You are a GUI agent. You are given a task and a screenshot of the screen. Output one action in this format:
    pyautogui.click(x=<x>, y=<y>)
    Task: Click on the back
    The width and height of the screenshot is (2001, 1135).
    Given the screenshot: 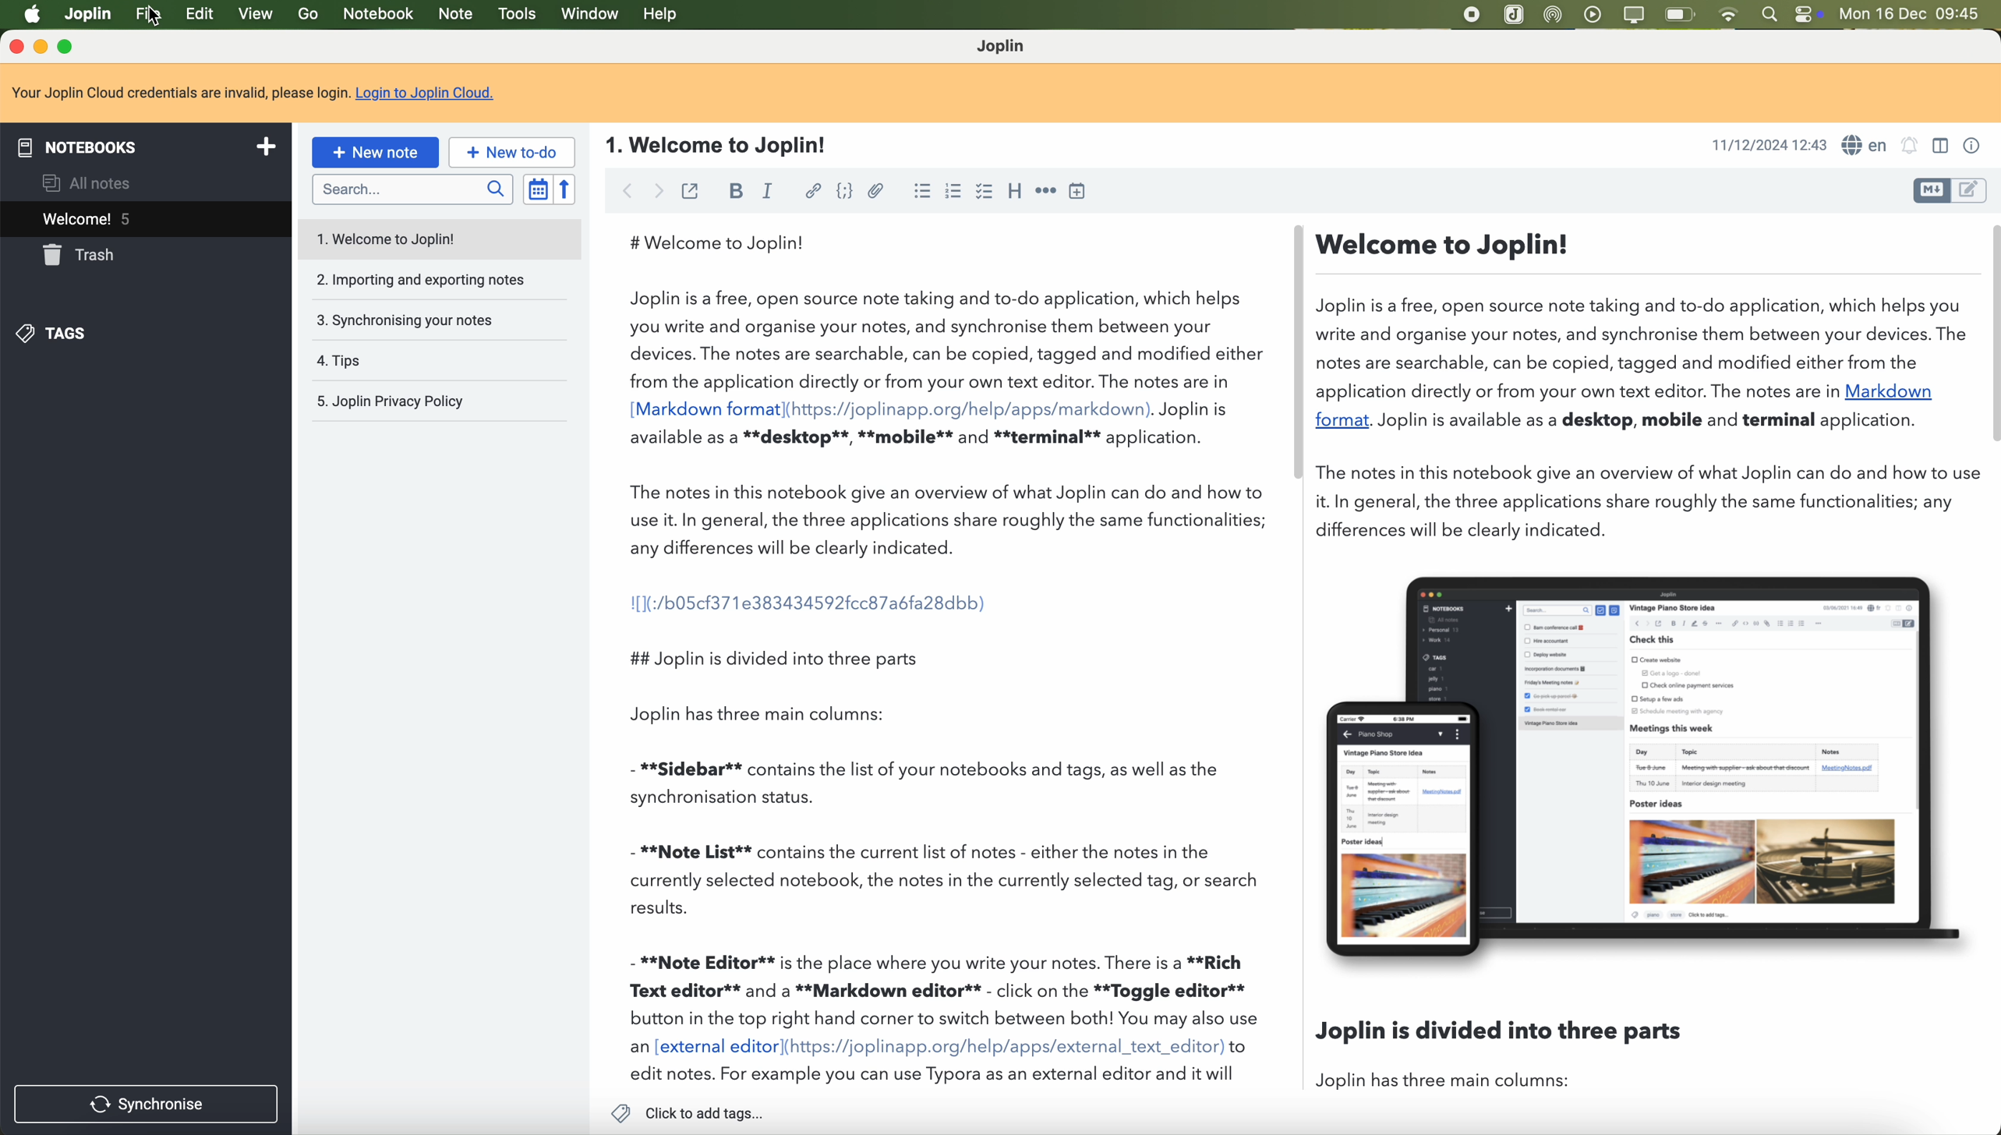 What is the action you would take?
    pyautogui.click(x=624, y=193)
    